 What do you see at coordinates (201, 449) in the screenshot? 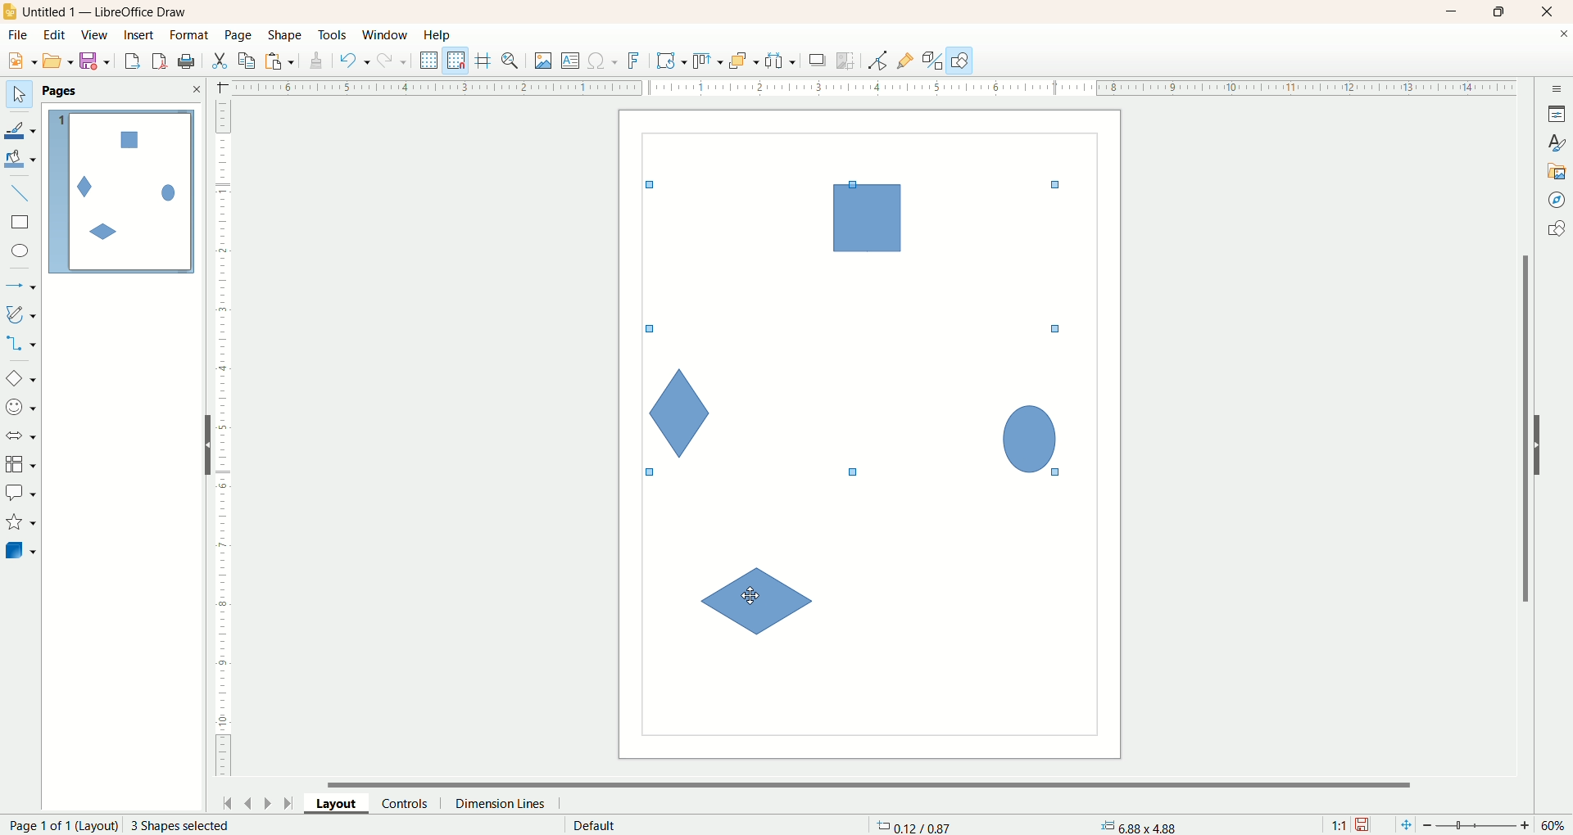
I see `hide` at bounding box center [201, 449].